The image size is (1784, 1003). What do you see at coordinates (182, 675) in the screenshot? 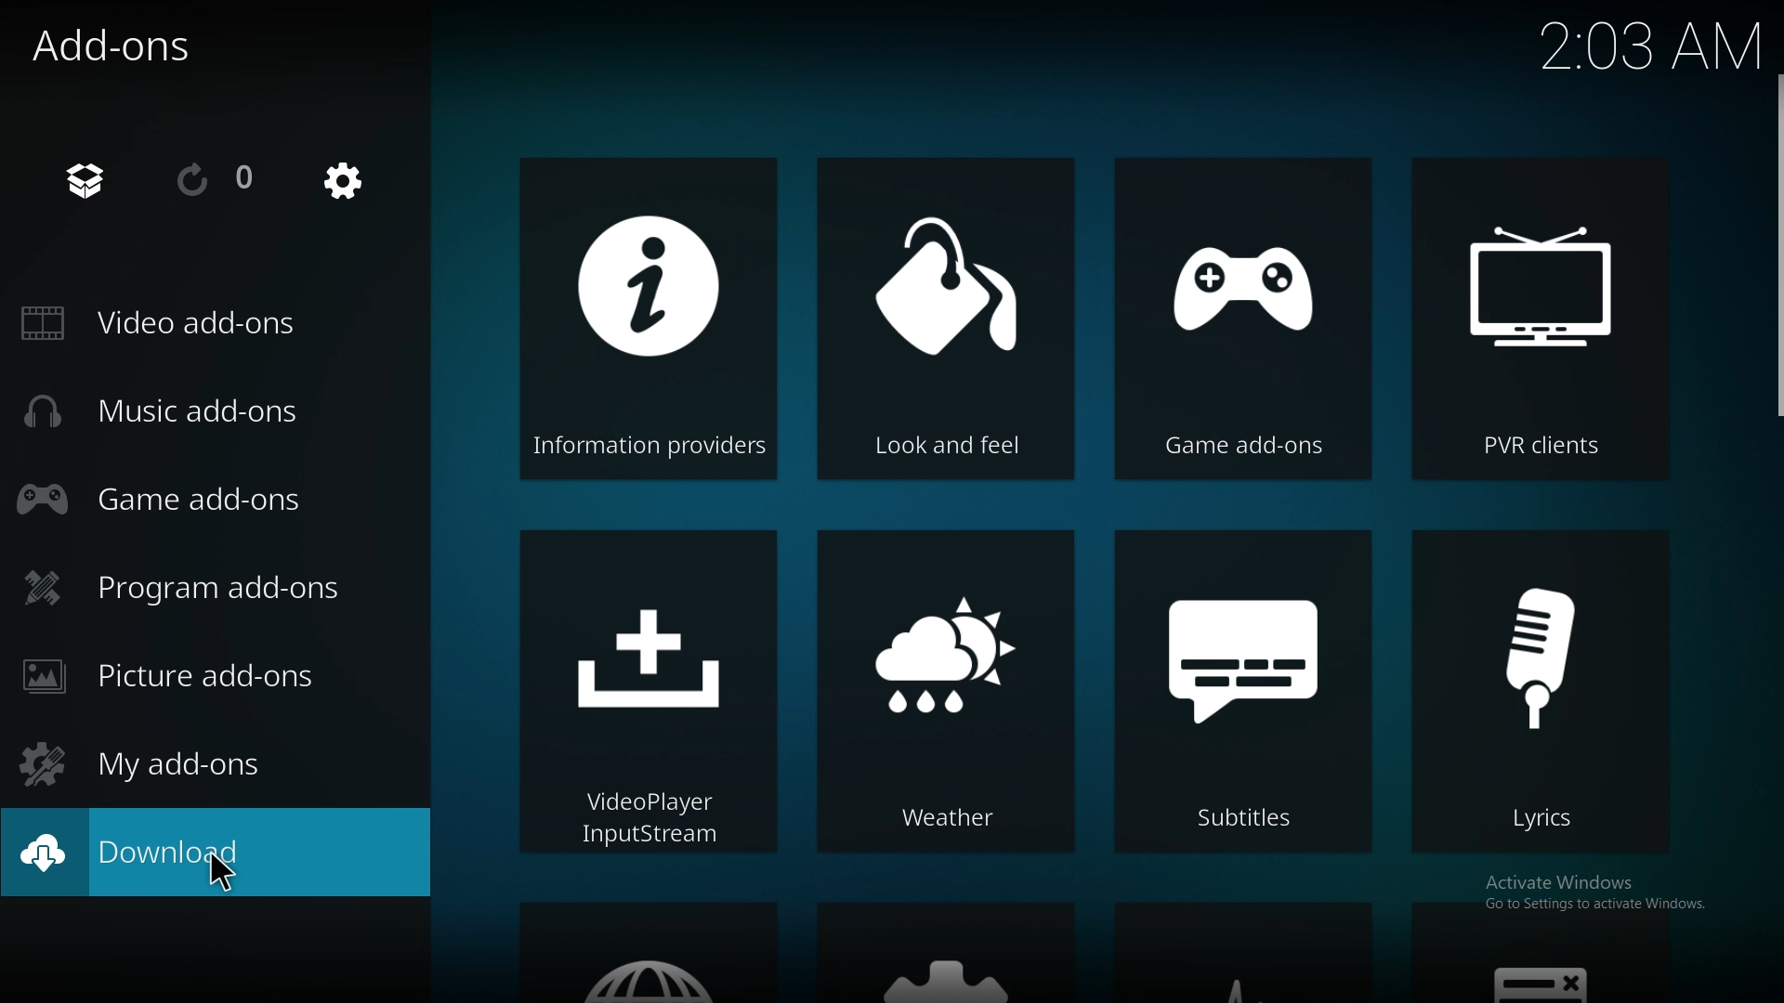
I see `picture add ons` at bounding box center [182, 675].